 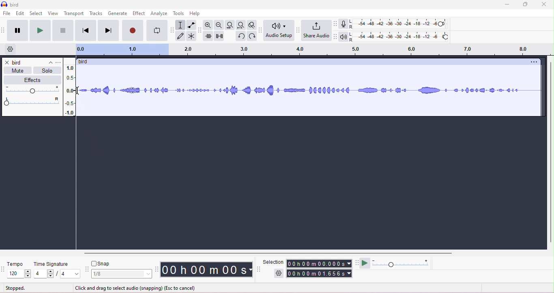 I want to click on selection, so click(x=181, y=25).